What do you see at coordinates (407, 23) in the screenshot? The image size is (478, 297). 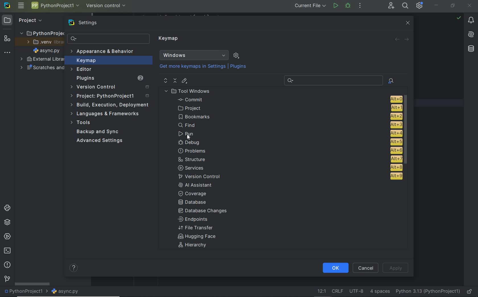 I see `close` at bounding box center [407, 23].